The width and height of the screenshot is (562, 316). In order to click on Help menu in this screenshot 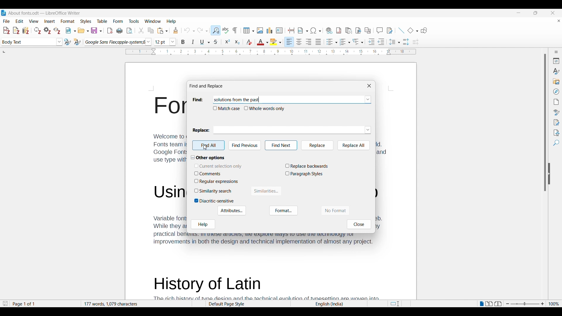, I will do `click(171, 21)`.